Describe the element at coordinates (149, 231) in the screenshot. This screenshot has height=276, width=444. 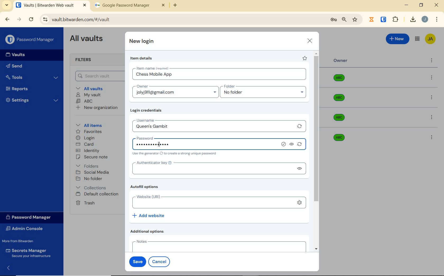
I see `dditional options` at that location.